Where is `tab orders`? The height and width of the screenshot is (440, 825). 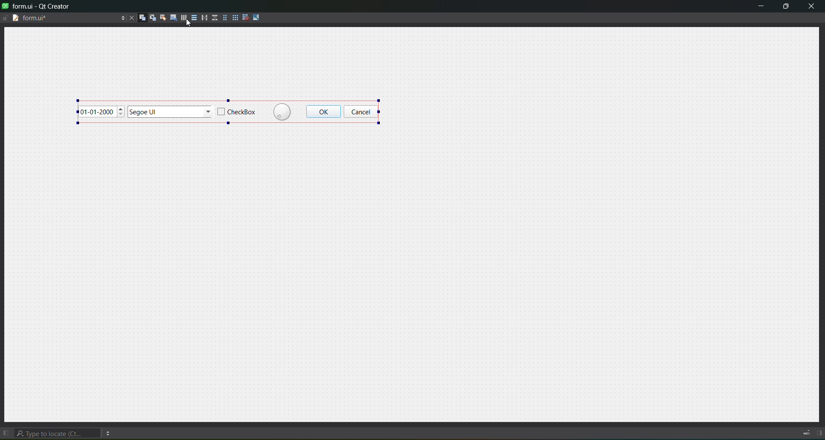
tab orders is located at coordinates (171, 18).